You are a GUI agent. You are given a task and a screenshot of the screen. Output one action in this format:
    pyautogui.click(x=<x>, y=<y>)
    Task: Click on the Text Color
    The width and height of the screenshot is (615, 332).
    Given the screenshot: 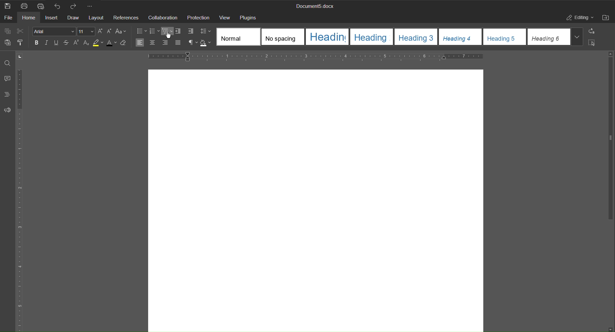 What is the action you would take?
    pyautogui.click(x=111, y=43)
    